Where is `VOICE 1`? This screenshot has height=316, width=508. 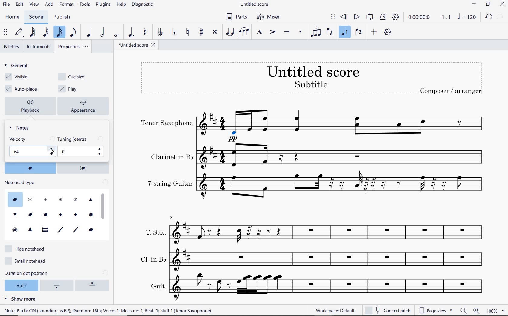
VOICE 1 is located at coordinates (346, 32).